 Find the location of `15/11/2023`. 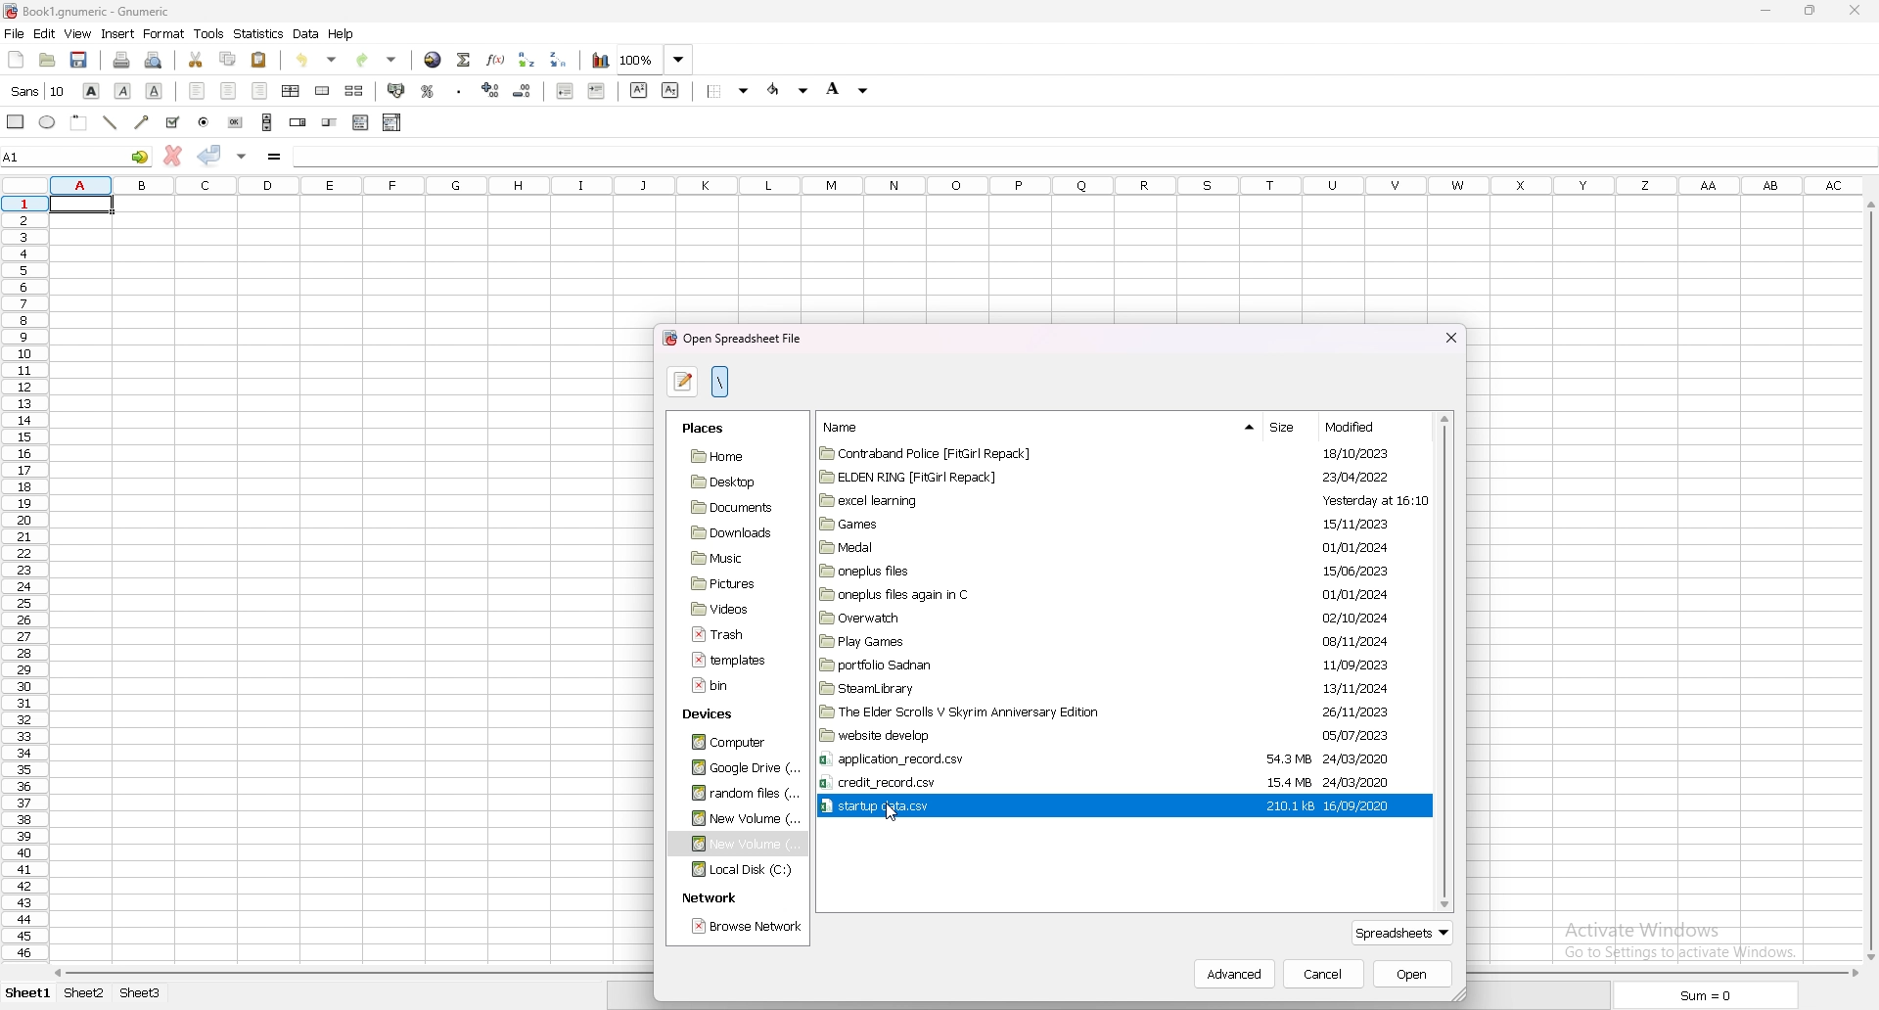

15/11/2023 is located at coordinates (1349, 524).